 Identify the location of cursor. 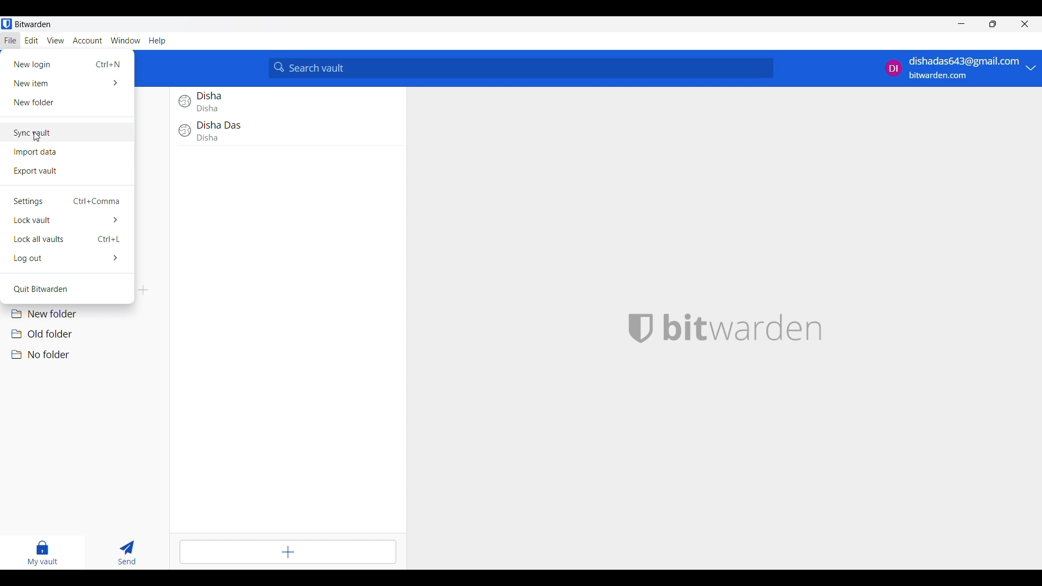
(40, 135).